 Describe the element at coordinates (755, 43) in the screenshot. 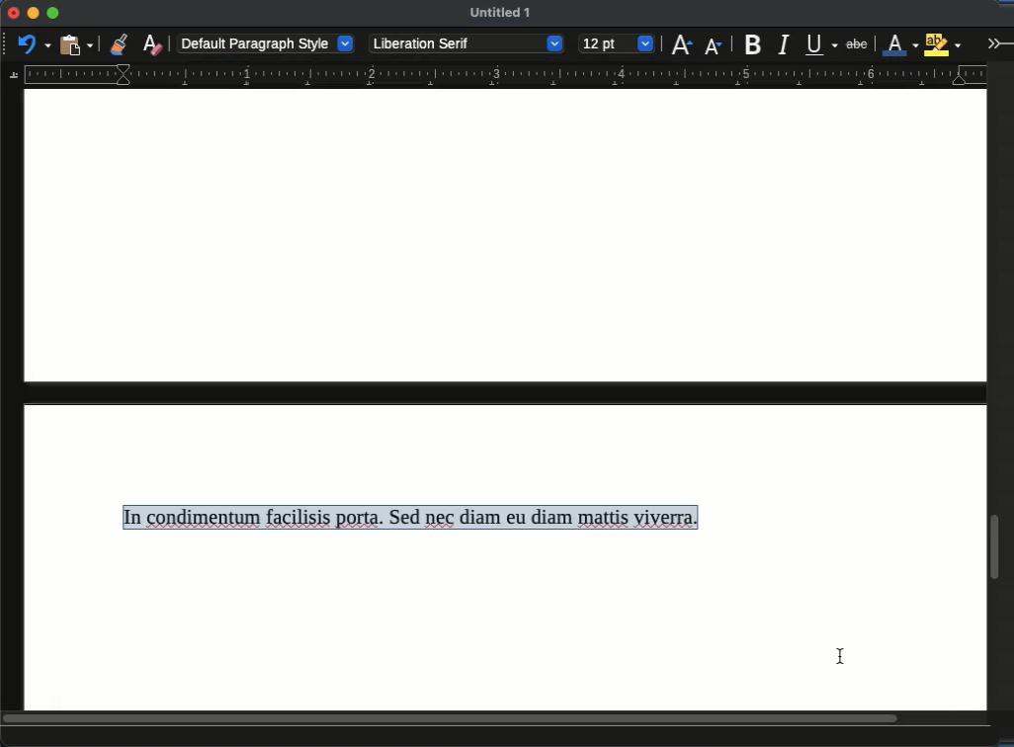

I see `bold` at that location.